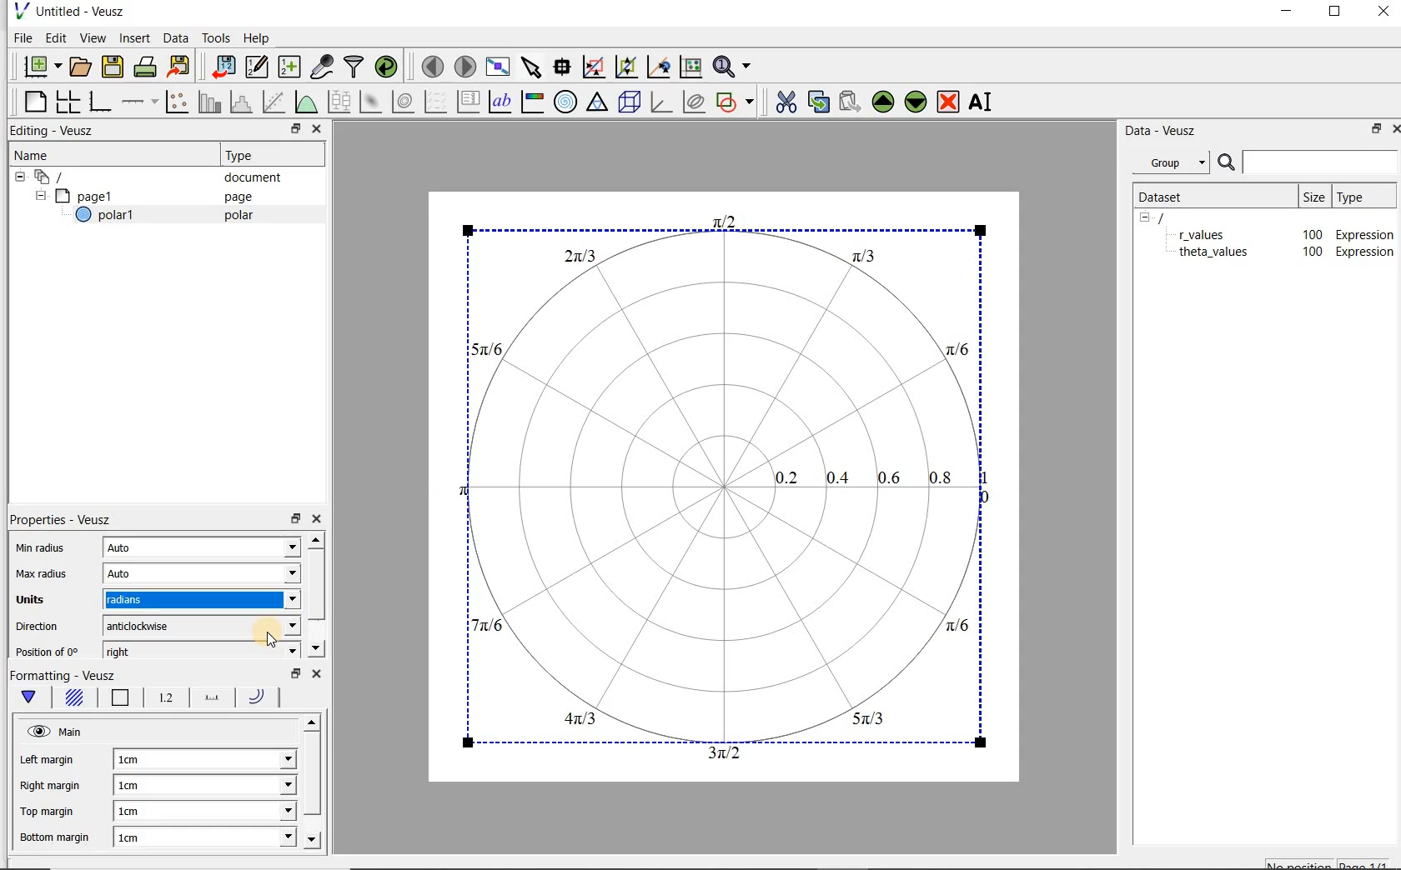 This screenshot has height=870, width=1401. I want to click on hide sub menu, so click(34, 197).